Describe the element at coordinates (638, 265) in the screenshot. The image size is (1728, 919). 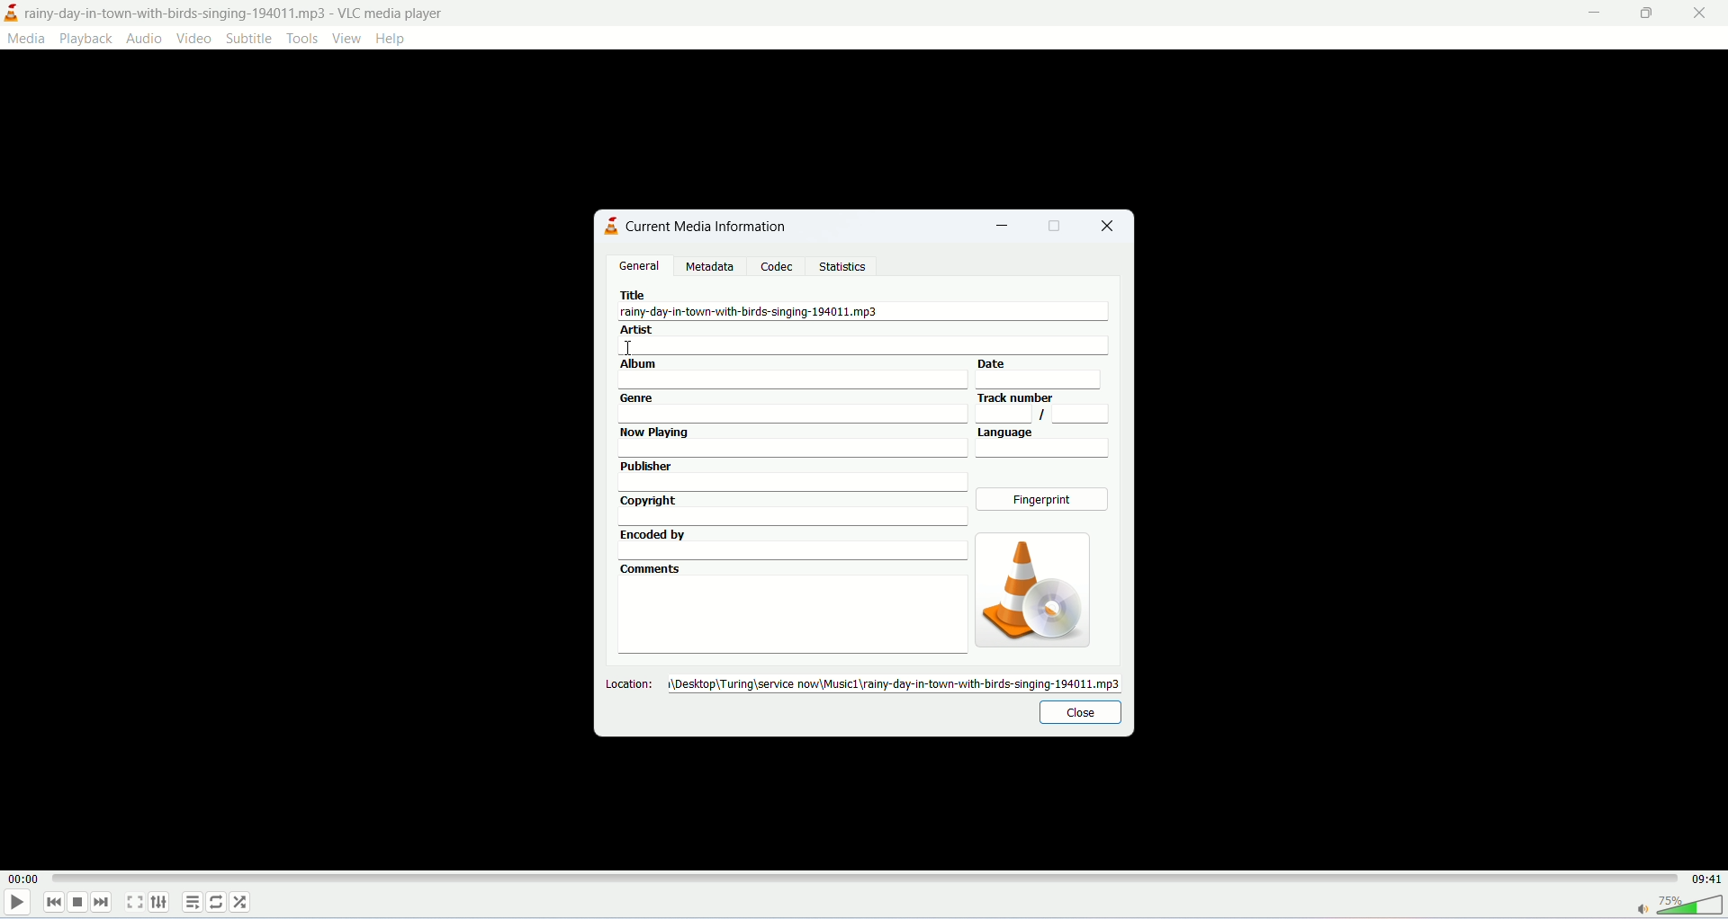
I see `general` at that location.